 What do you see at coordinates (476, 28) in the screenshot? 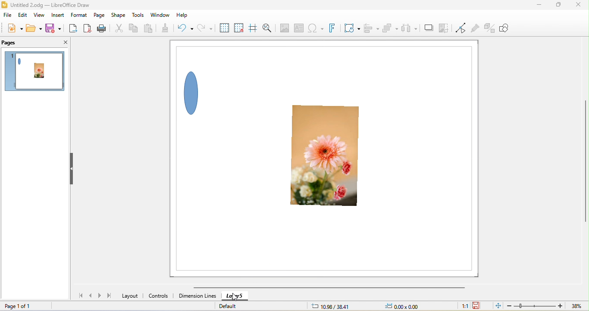
I see `show gluepoint` at bounding box center [476, 28].